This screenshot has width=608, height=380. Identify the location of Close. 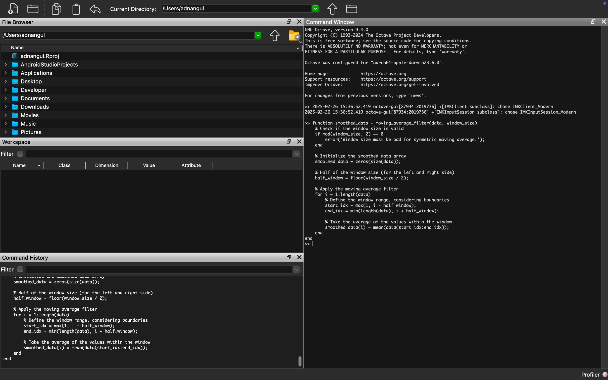
(299, 22).